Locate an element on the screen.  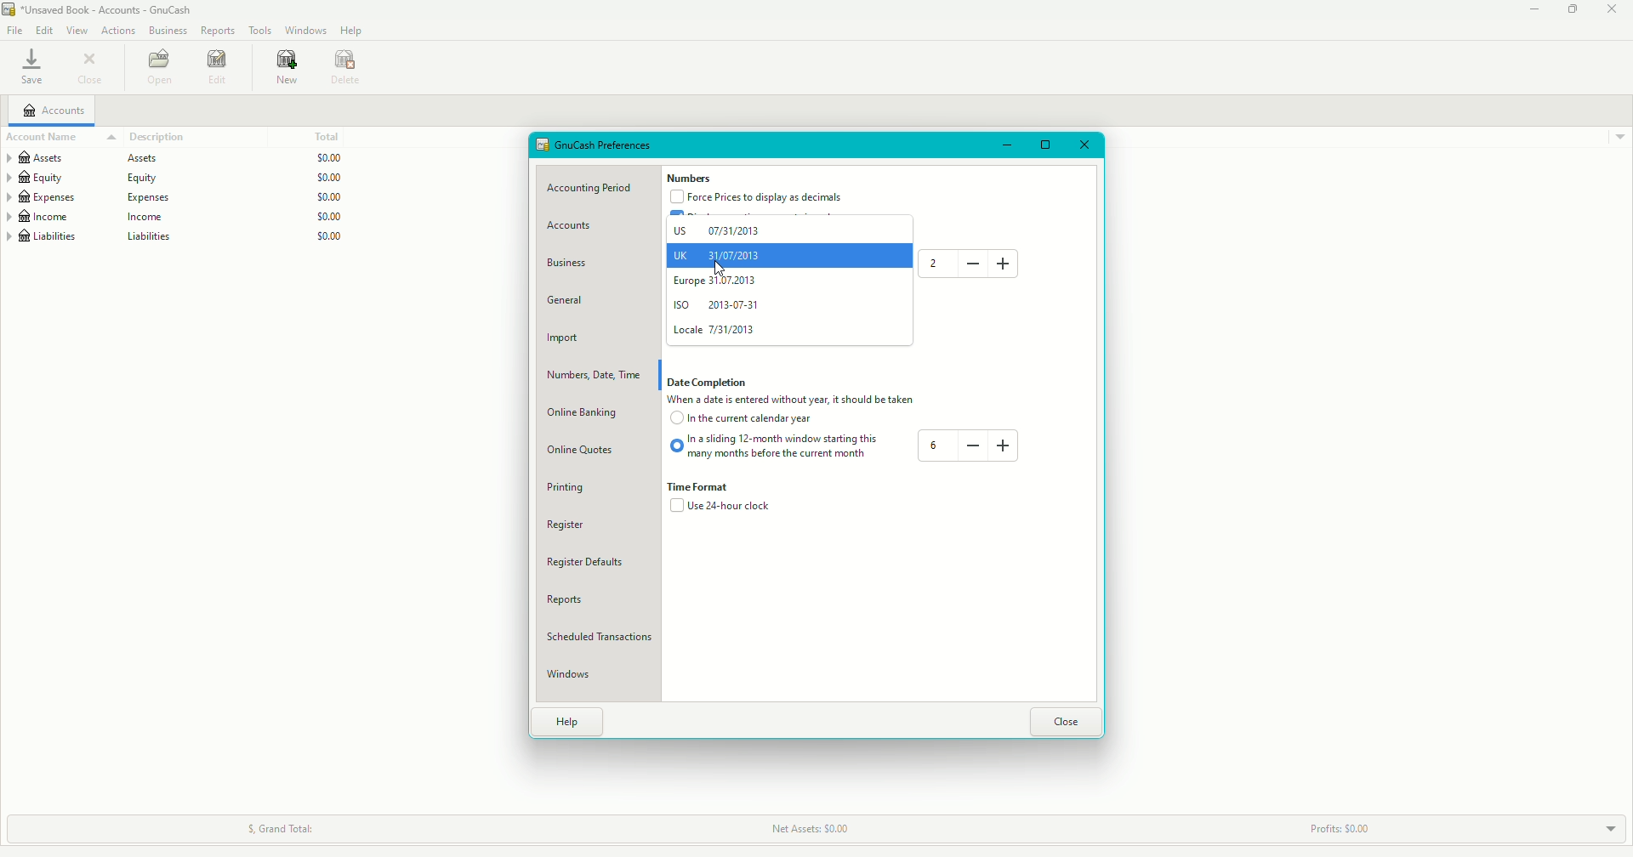
Assets is located at coordinates (178, 158).